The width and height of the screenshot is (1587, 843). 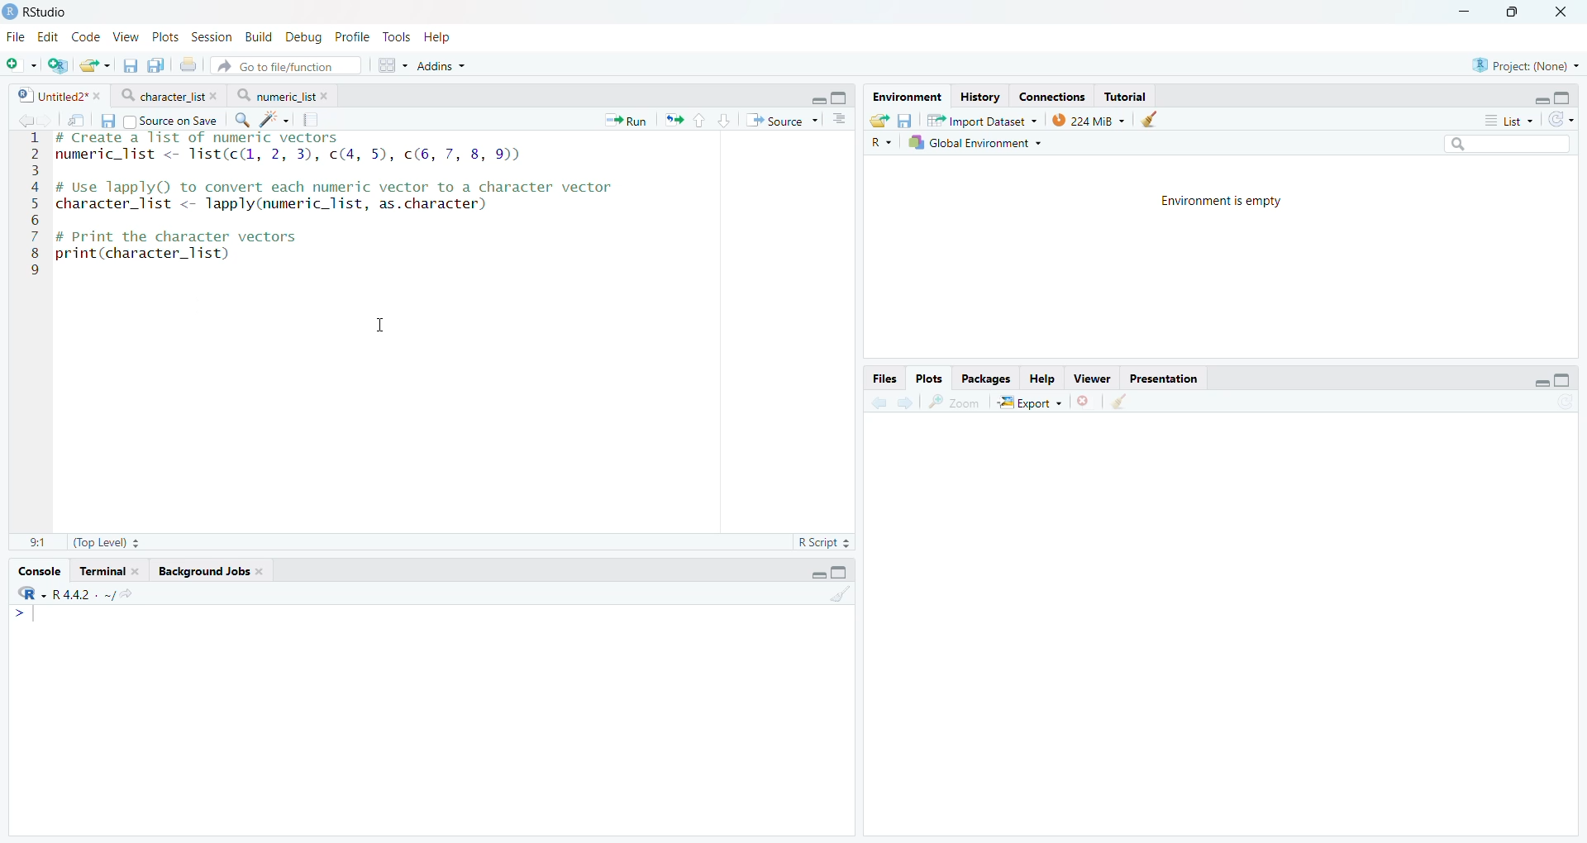 What do you see at coordinates (841, 97) in the screenshot?
I see `Full Height` at bounding box center [841, 97].